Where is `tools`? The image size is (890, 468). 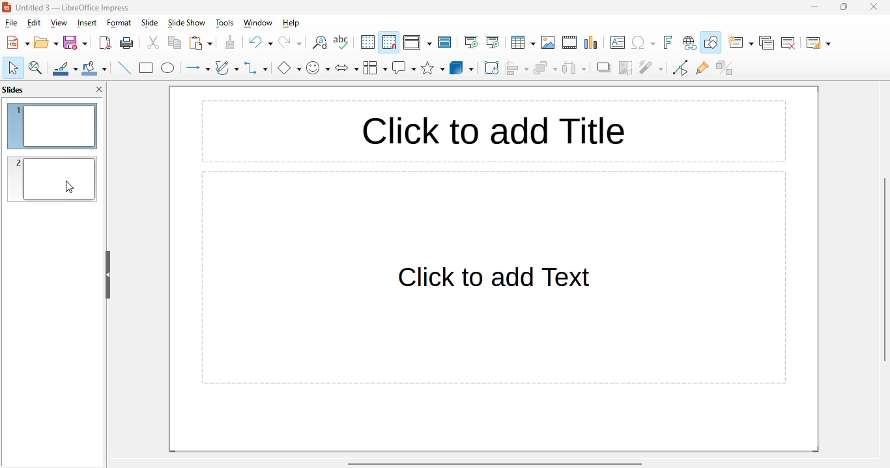 tools is located at coordinates (224, 23).